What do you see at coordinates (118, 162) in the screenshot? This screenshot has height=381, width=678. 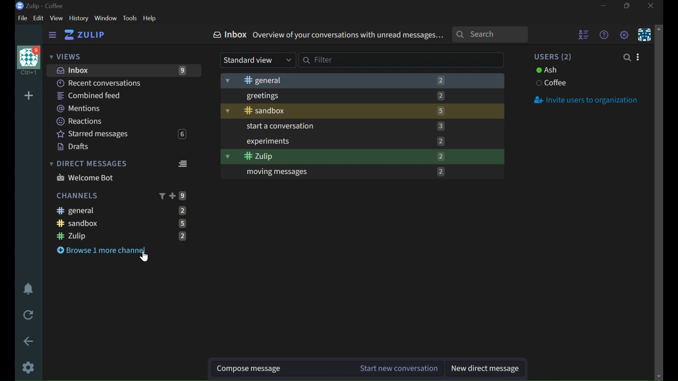 I see `DIRECT MESSAGES` at bounding box center [118, 162].